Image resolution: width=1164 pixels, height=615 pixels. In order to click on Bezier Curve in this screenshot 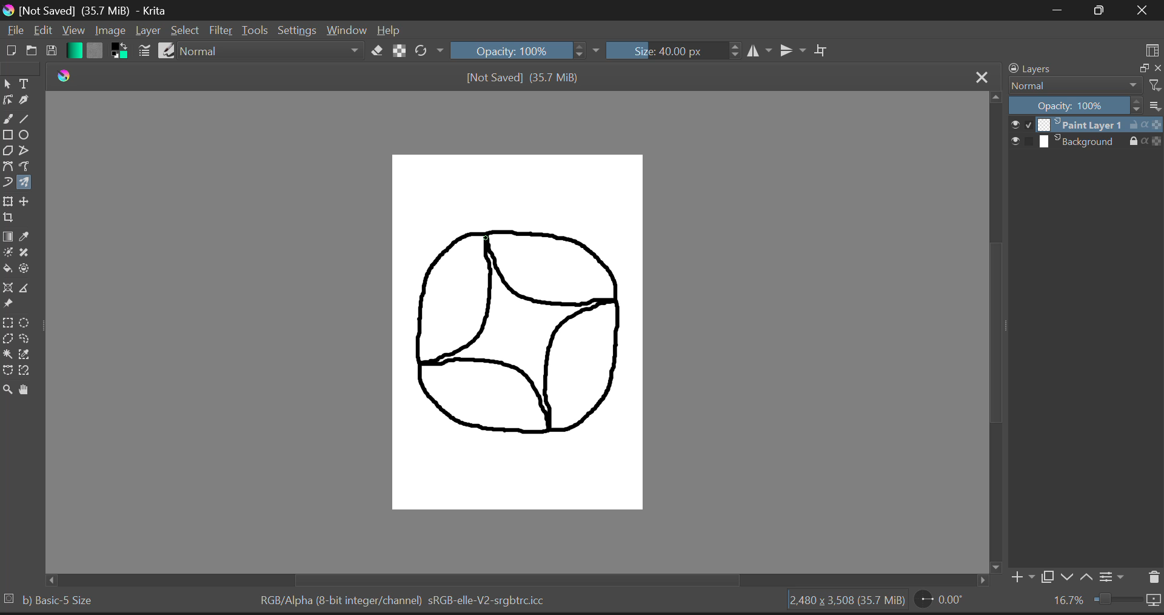, I will do `click(8, 166)`.